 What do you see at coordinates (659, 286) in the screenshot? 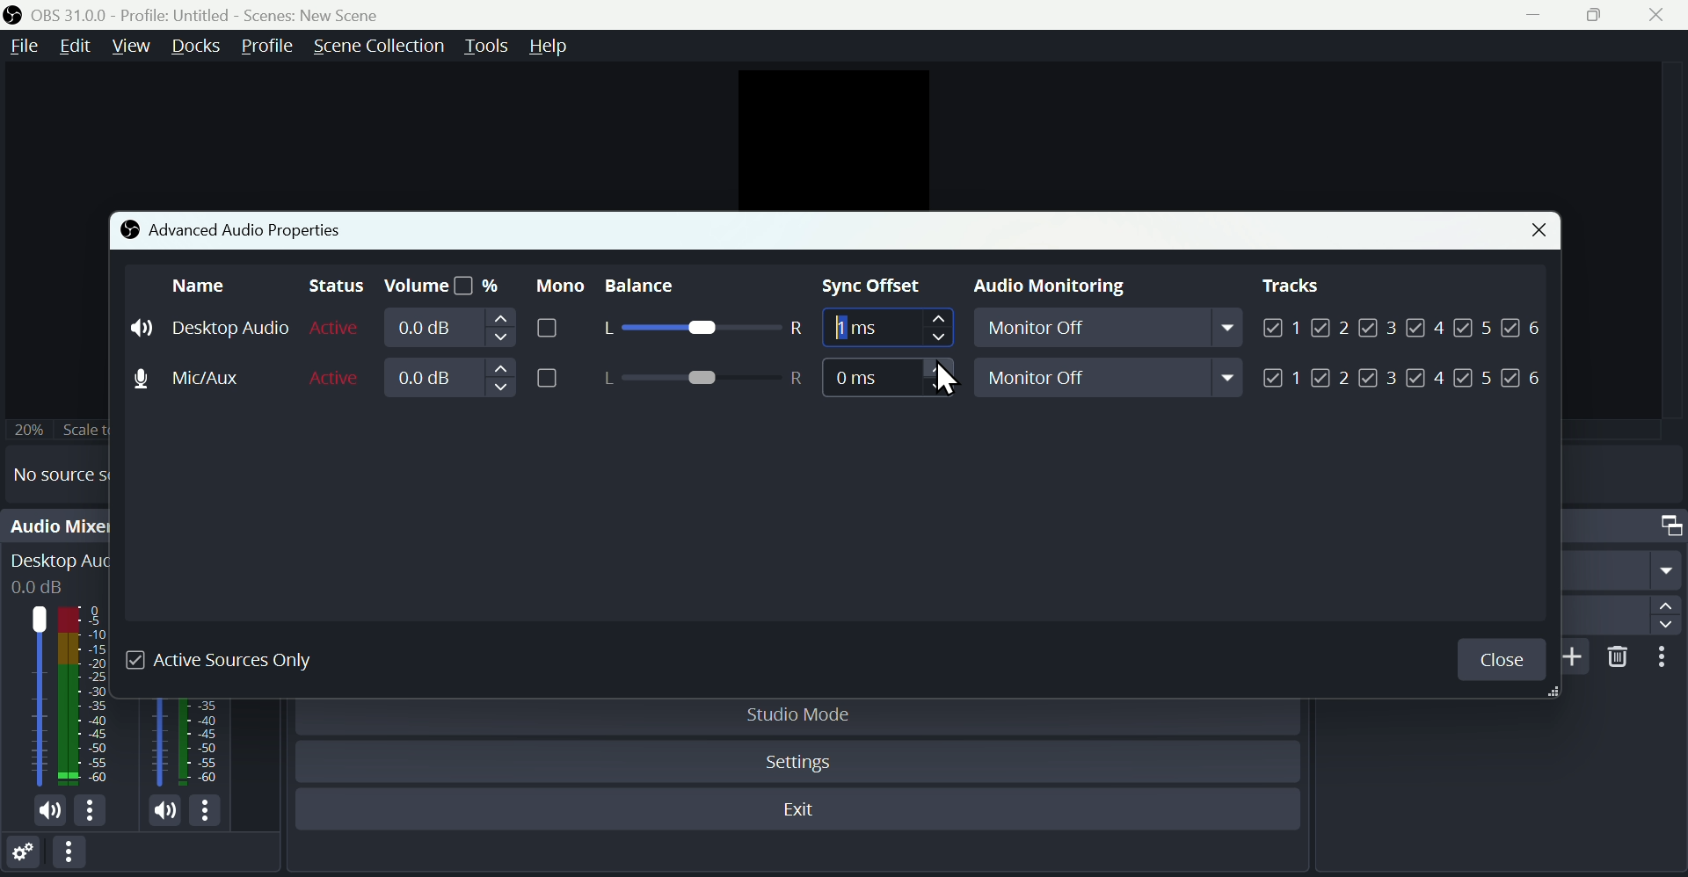
I see `Balance` at bounding box center [659, 286].